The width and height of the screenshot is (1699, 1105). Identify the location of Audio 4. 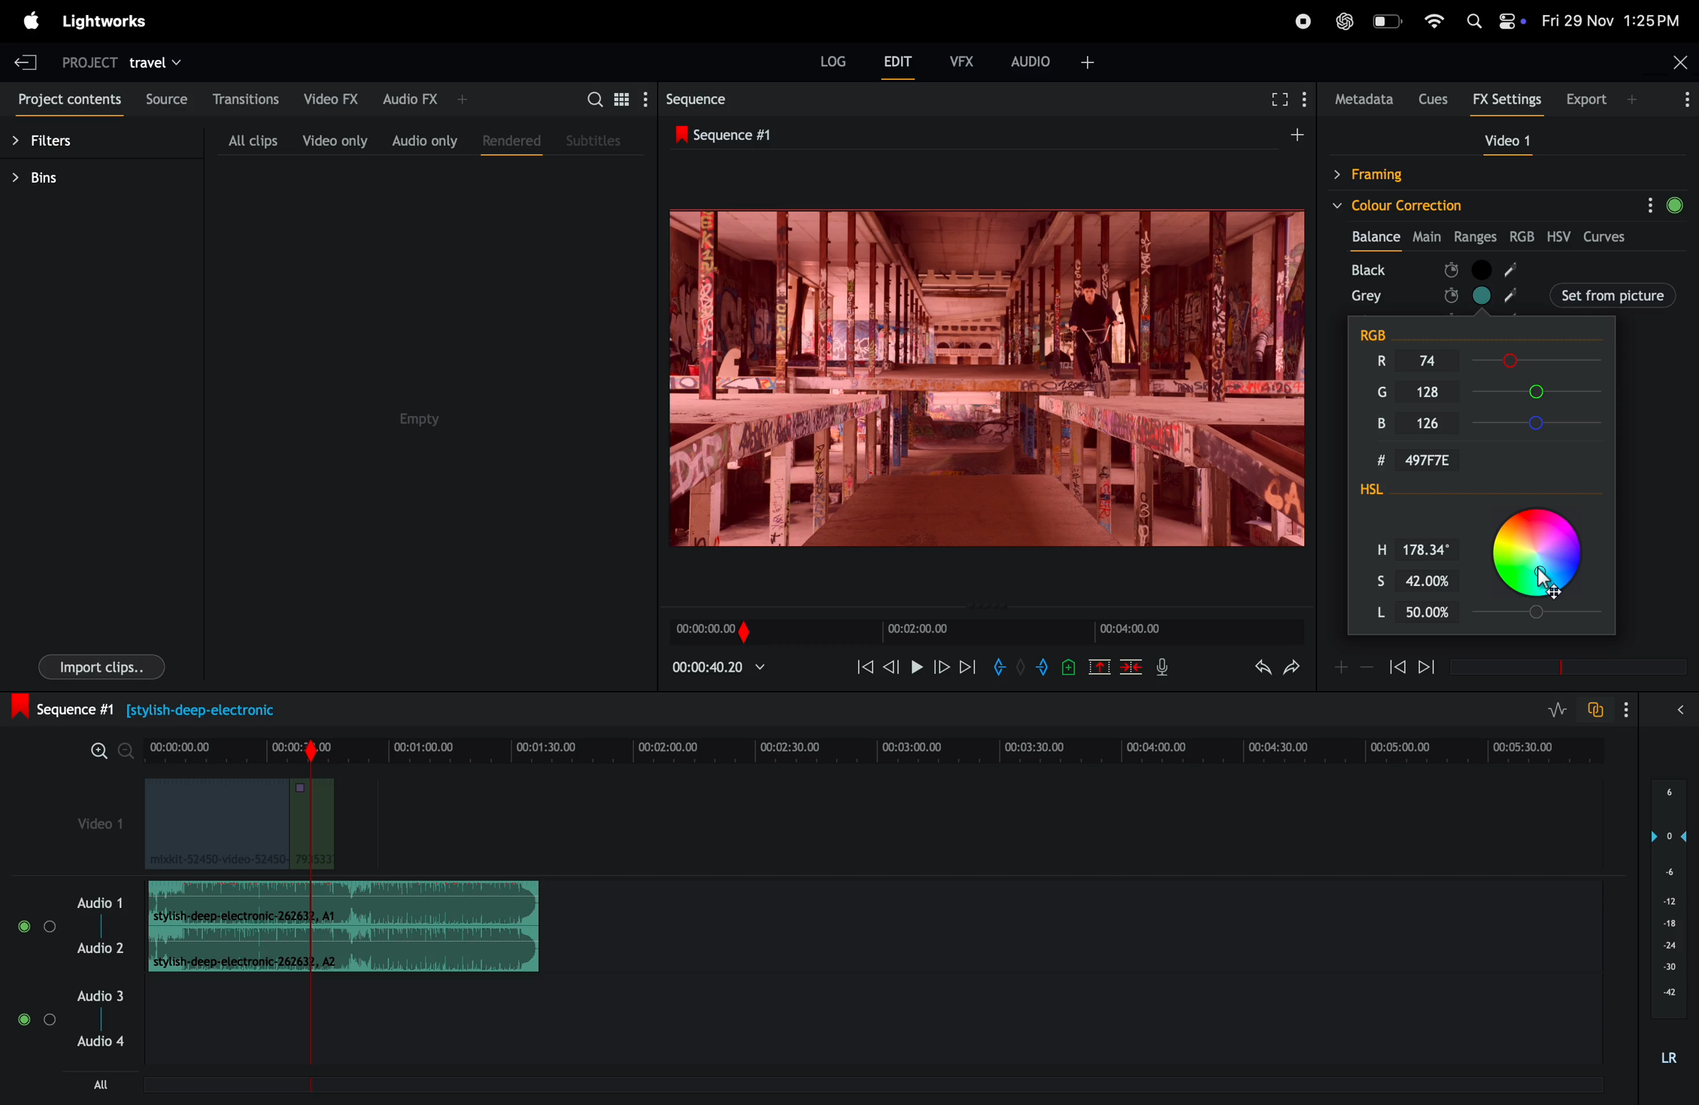
(103, 1044).